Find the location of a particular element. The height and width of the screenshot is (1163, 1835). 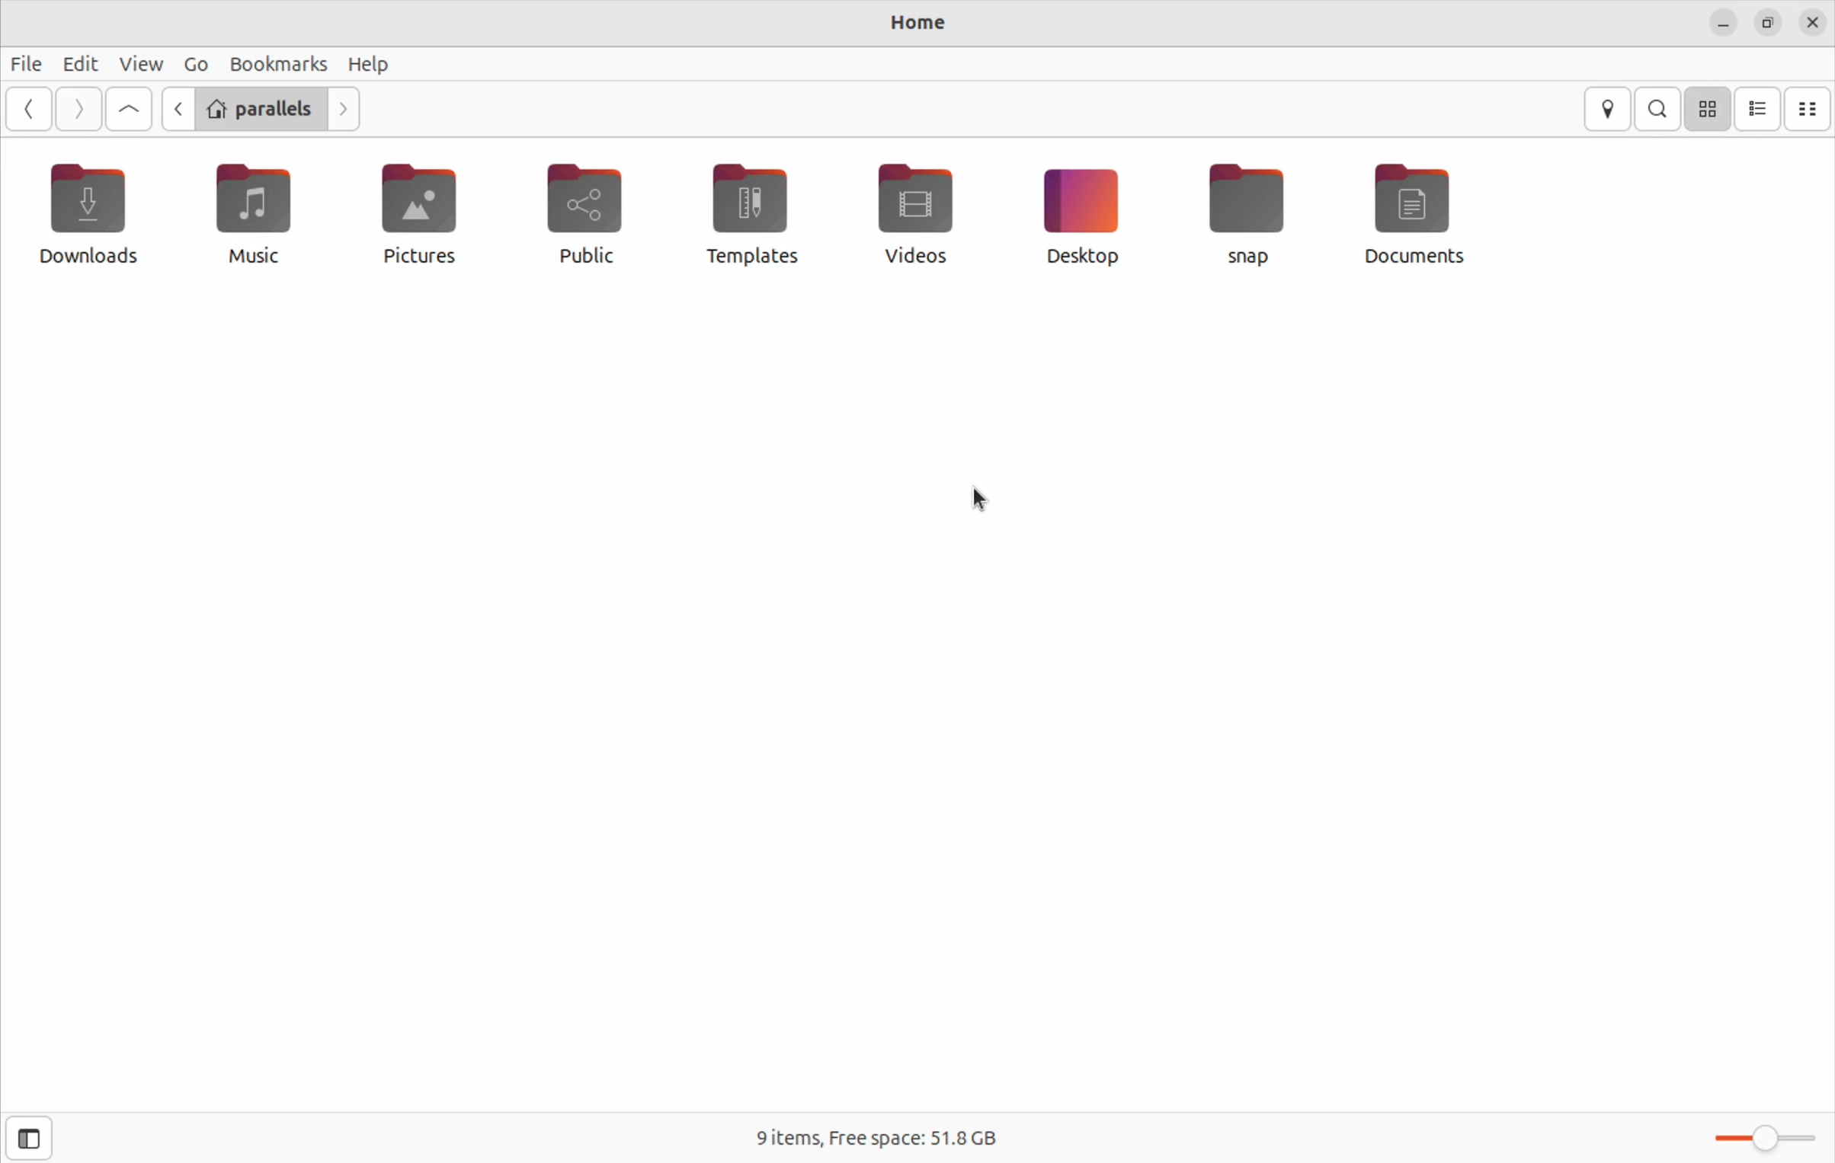

Go previous is located at coordinates (176, 109).